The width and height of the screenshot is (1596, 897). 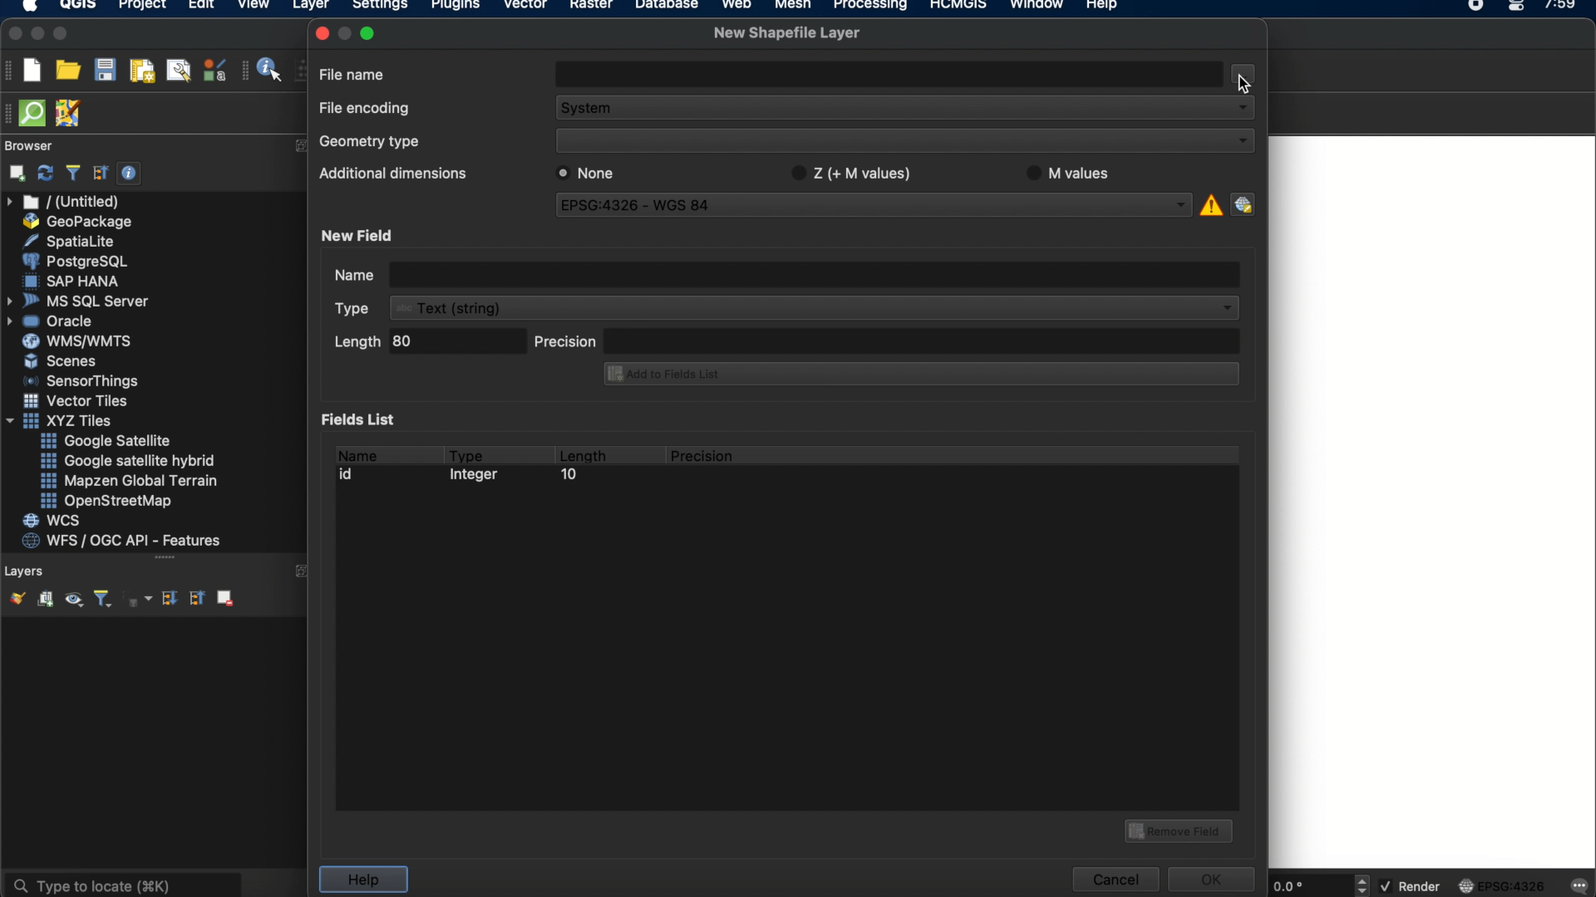 What do you see at coordinates (526, 7) in the screenshot?
I see `vector` at bounding box center [526, 7].